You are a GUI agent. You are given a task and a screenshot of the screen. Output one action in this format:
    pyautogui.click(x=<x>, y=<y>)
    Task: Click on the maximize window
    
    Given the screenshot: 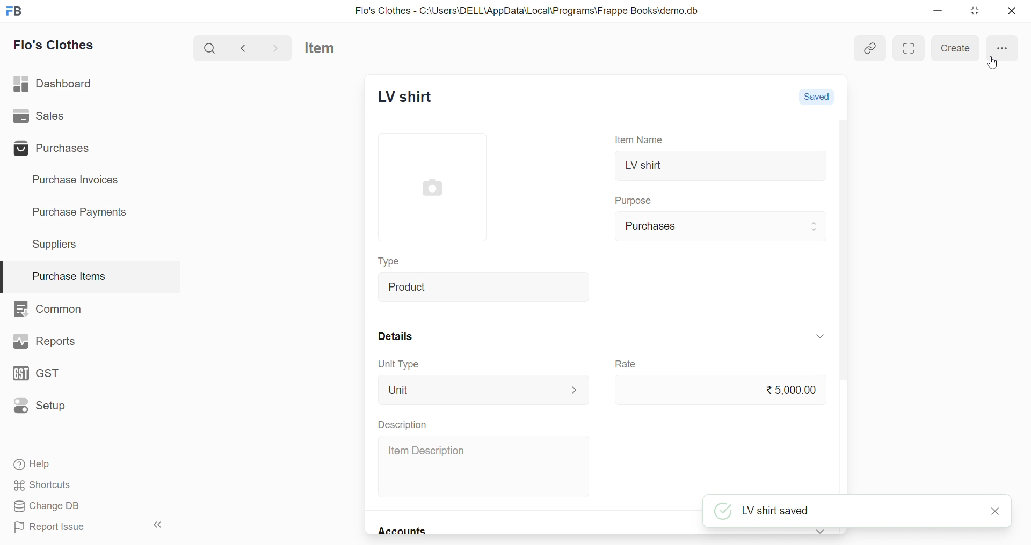 What is the action you would take?
    pyautogui.click(x=909, y=48)
    